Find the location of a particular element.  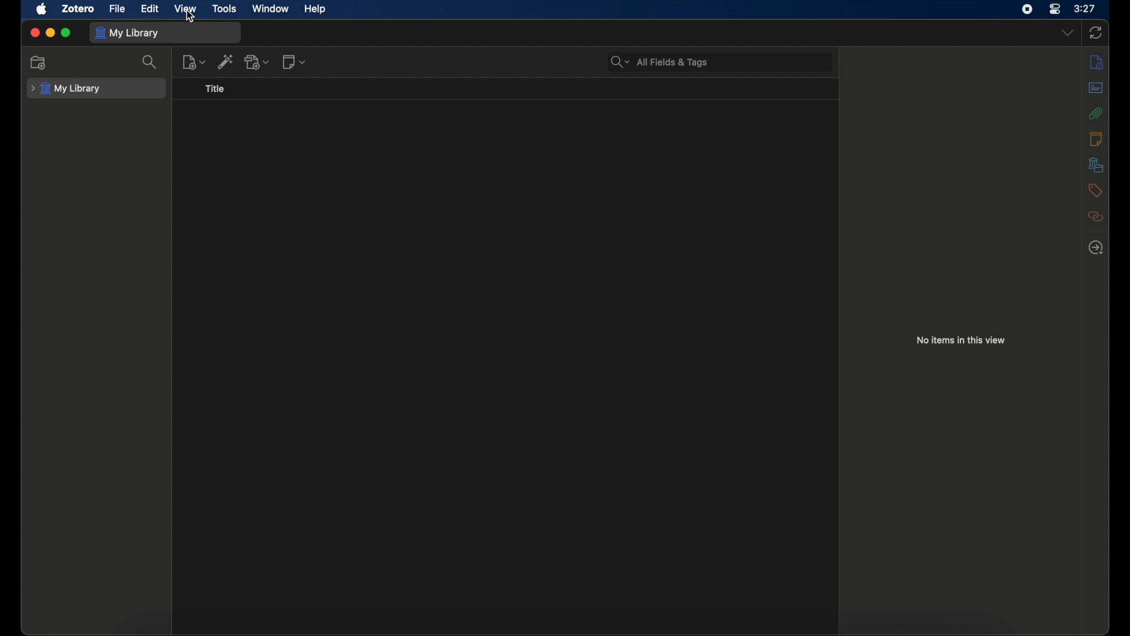

locate is located at coordinates (1095, 247).